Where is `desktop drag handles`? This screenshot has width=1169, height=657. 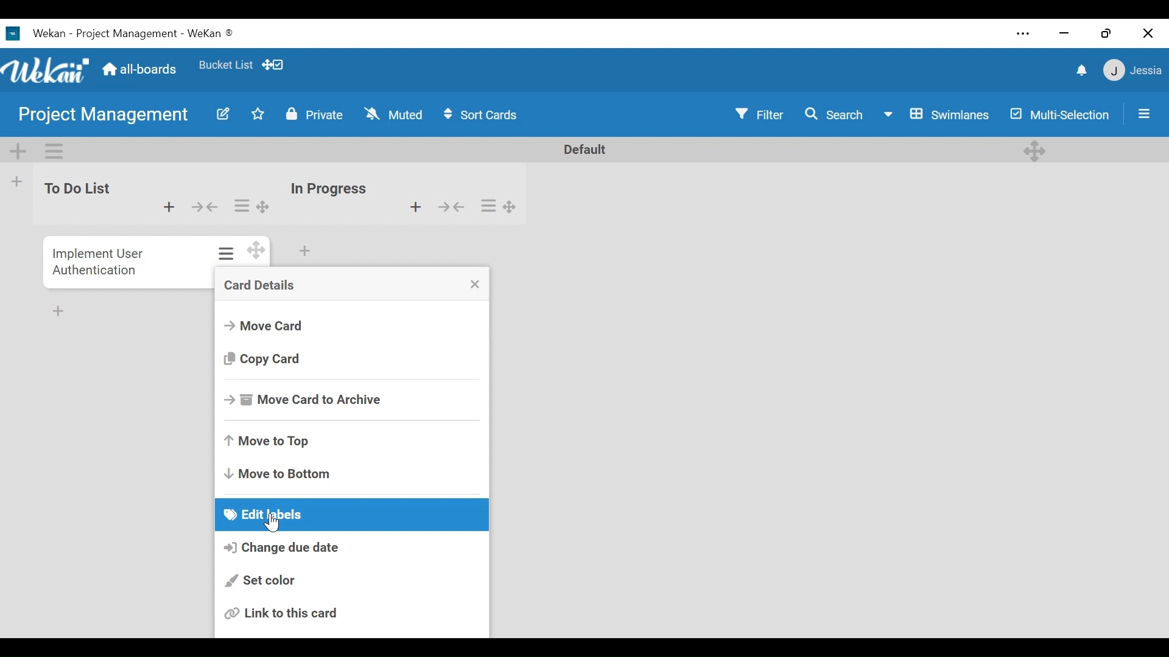
desktop drag handles is located at coordinates (255, 249).